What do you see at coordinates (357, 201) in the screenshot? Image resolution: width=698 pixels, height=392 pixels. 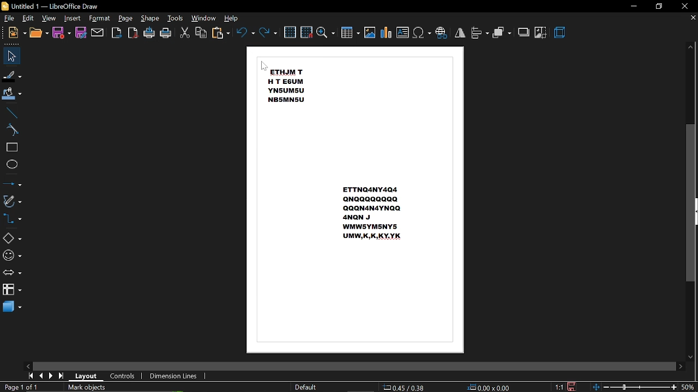 I see `Canvas` at bounding box center [357, 201].